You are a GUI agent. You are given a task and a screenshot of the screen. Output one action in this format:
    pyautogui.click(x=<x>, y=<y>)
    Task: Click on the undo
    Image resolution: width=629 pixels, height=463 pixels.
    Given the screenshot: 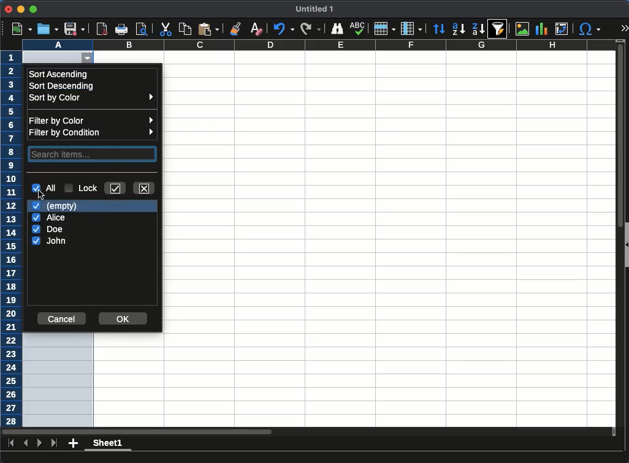 What is the action you would take?
    pyautogui.click(x=283, y=29)
    